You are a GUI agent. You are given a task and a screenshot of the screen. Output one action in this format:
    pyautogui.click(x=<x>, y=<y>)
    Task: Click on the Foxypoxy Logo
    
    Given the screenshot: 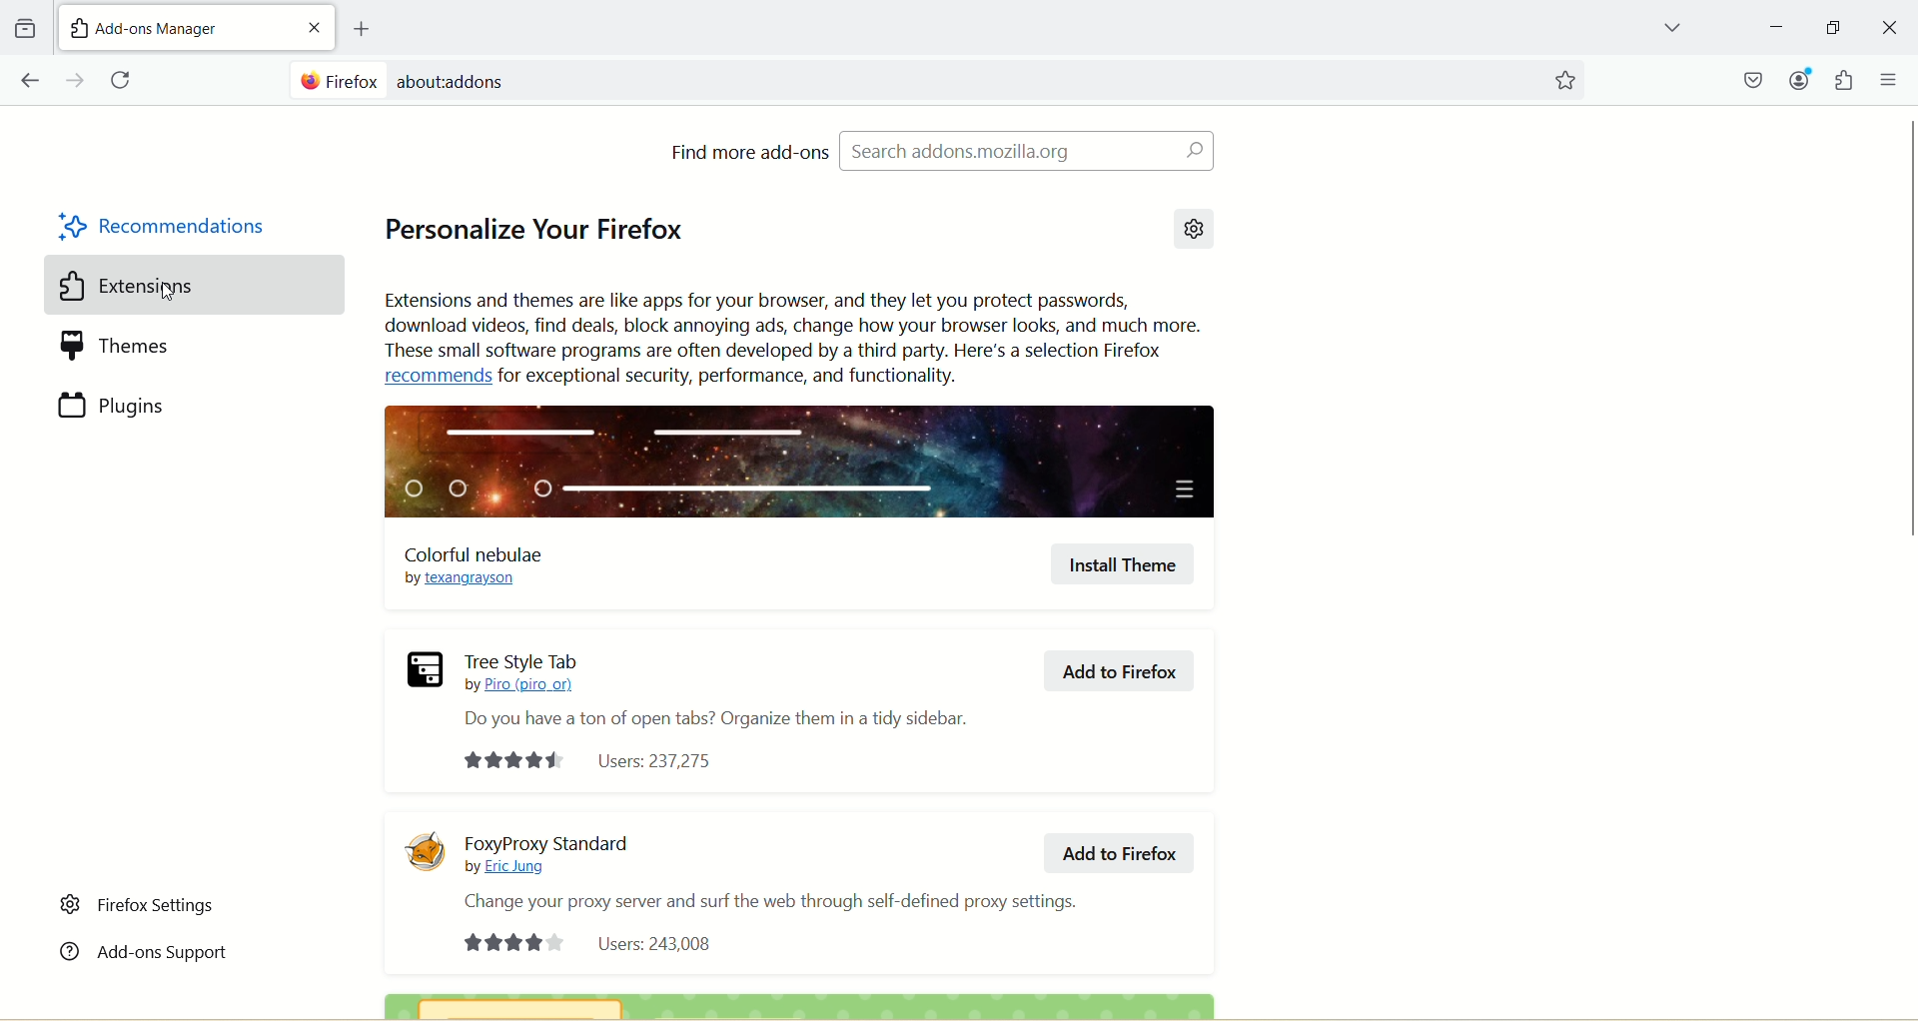 What is the action you would take?
    pyautogui.click(x=425, y=851)
    